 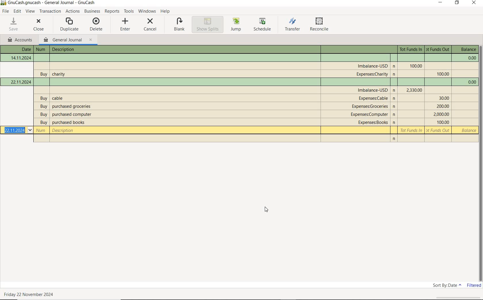 What do you see at coordinates (395, 114) in the screenshot?
I see `n` at bounding box center [395, 114].